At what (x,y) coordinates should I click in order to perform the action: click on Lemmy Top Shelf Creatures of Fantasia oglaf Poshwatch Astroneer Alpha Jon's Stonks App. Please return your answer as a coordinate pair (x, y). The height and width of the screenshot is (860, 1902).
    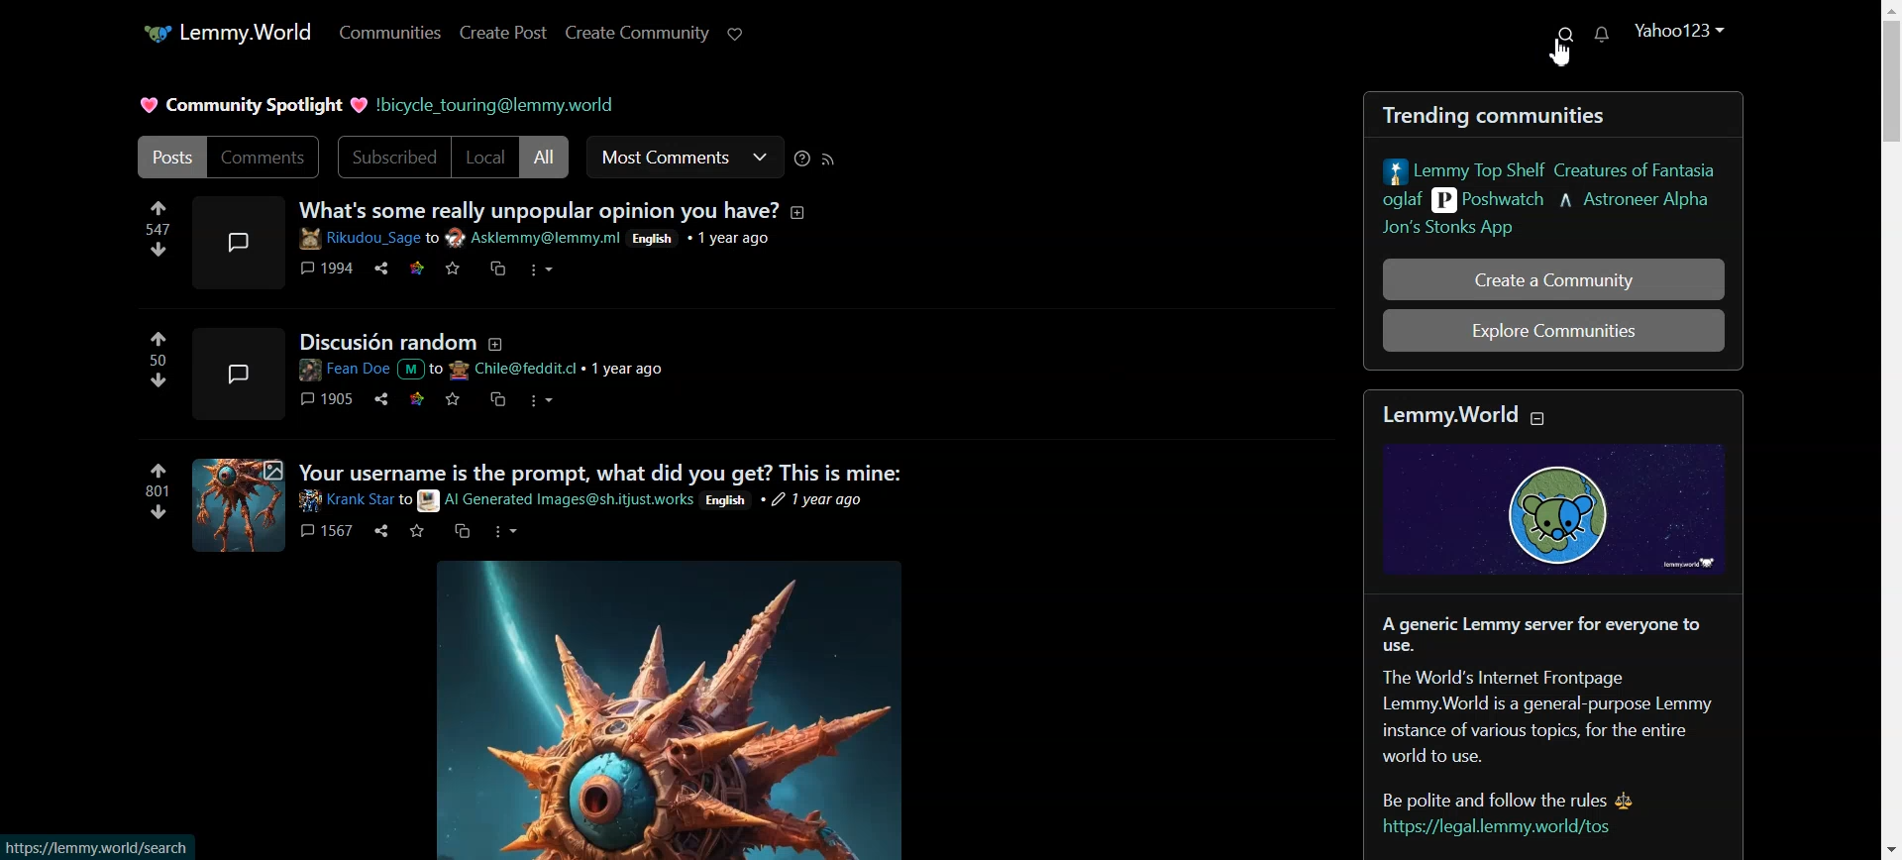
    Looking at the image, I should click on (1553, 197).